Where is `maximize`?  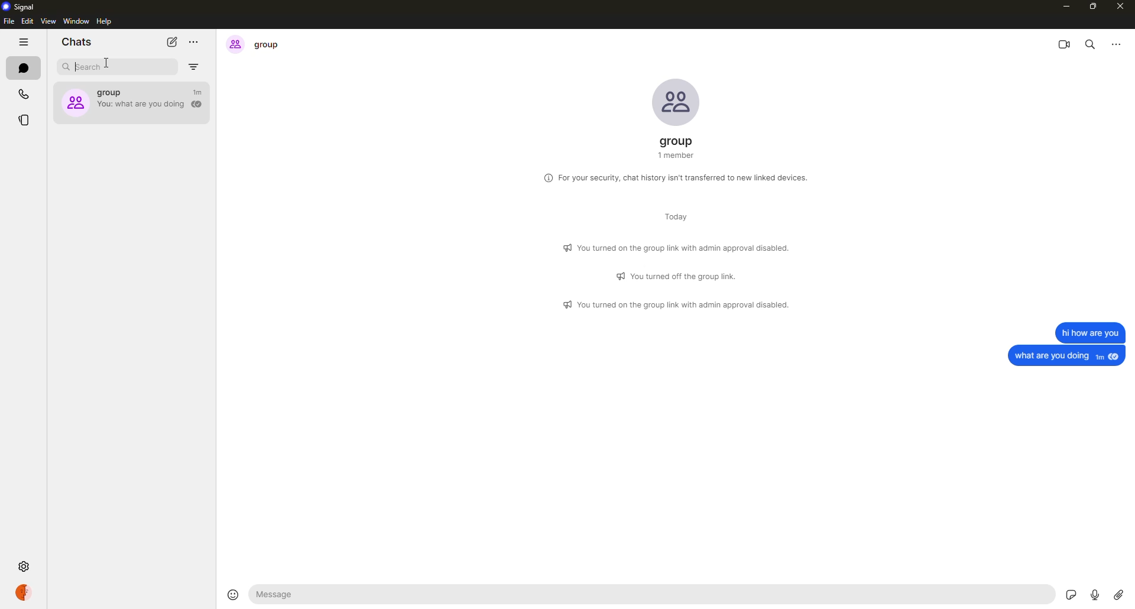 maximize is located at coordinates (1094, 7).